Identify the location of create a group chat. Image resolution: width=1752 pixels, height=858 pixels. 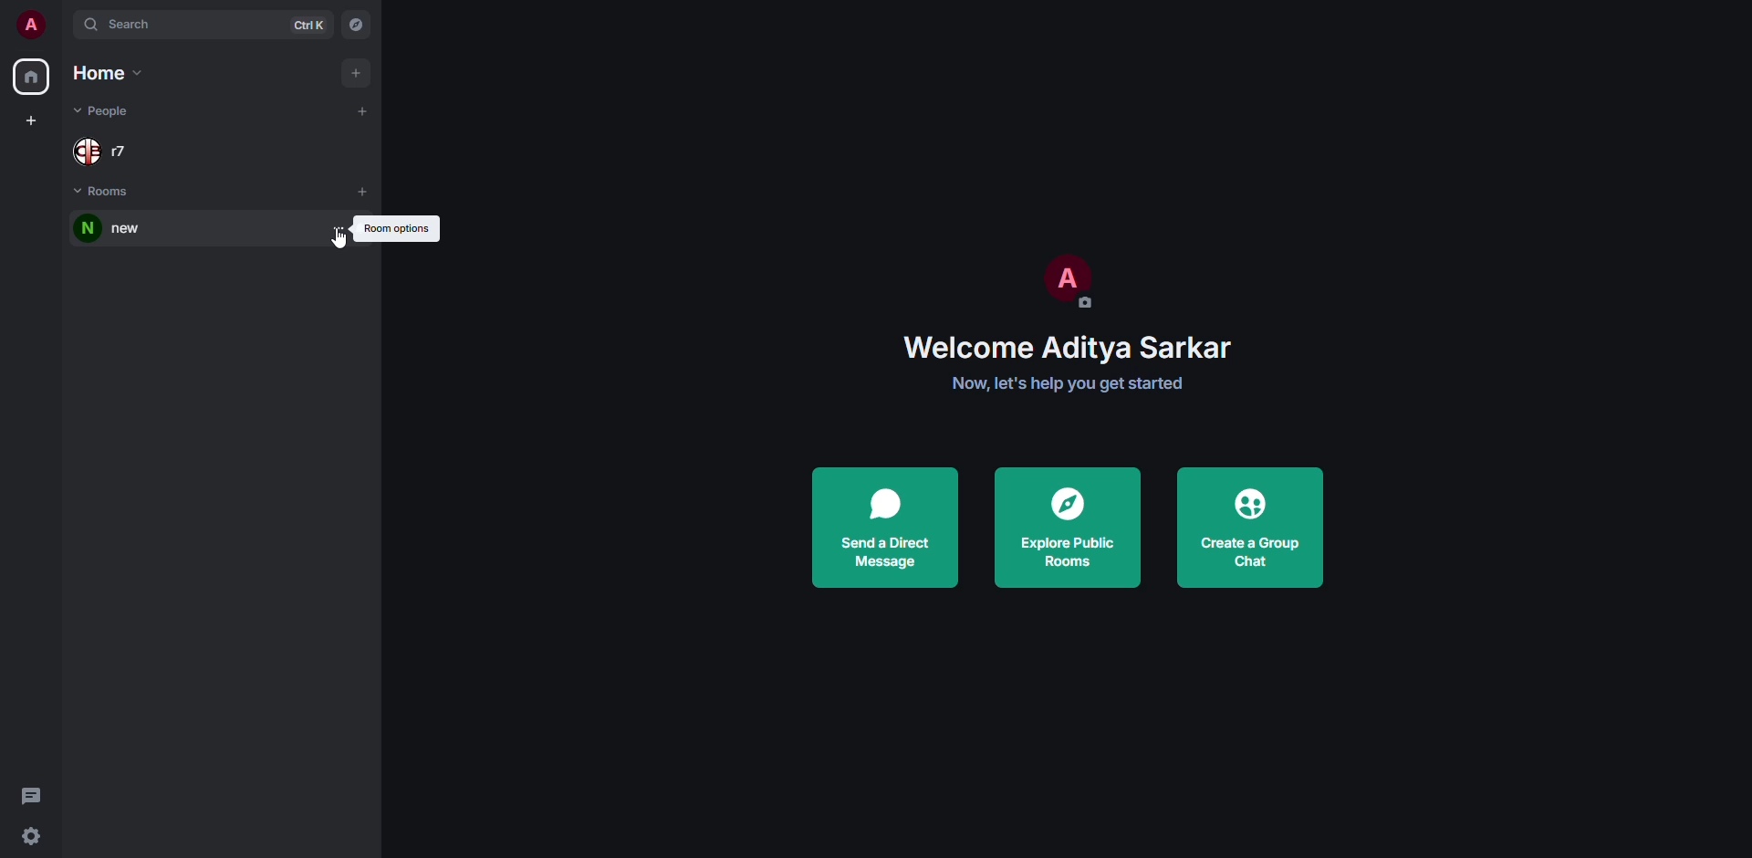
(1252, 525).